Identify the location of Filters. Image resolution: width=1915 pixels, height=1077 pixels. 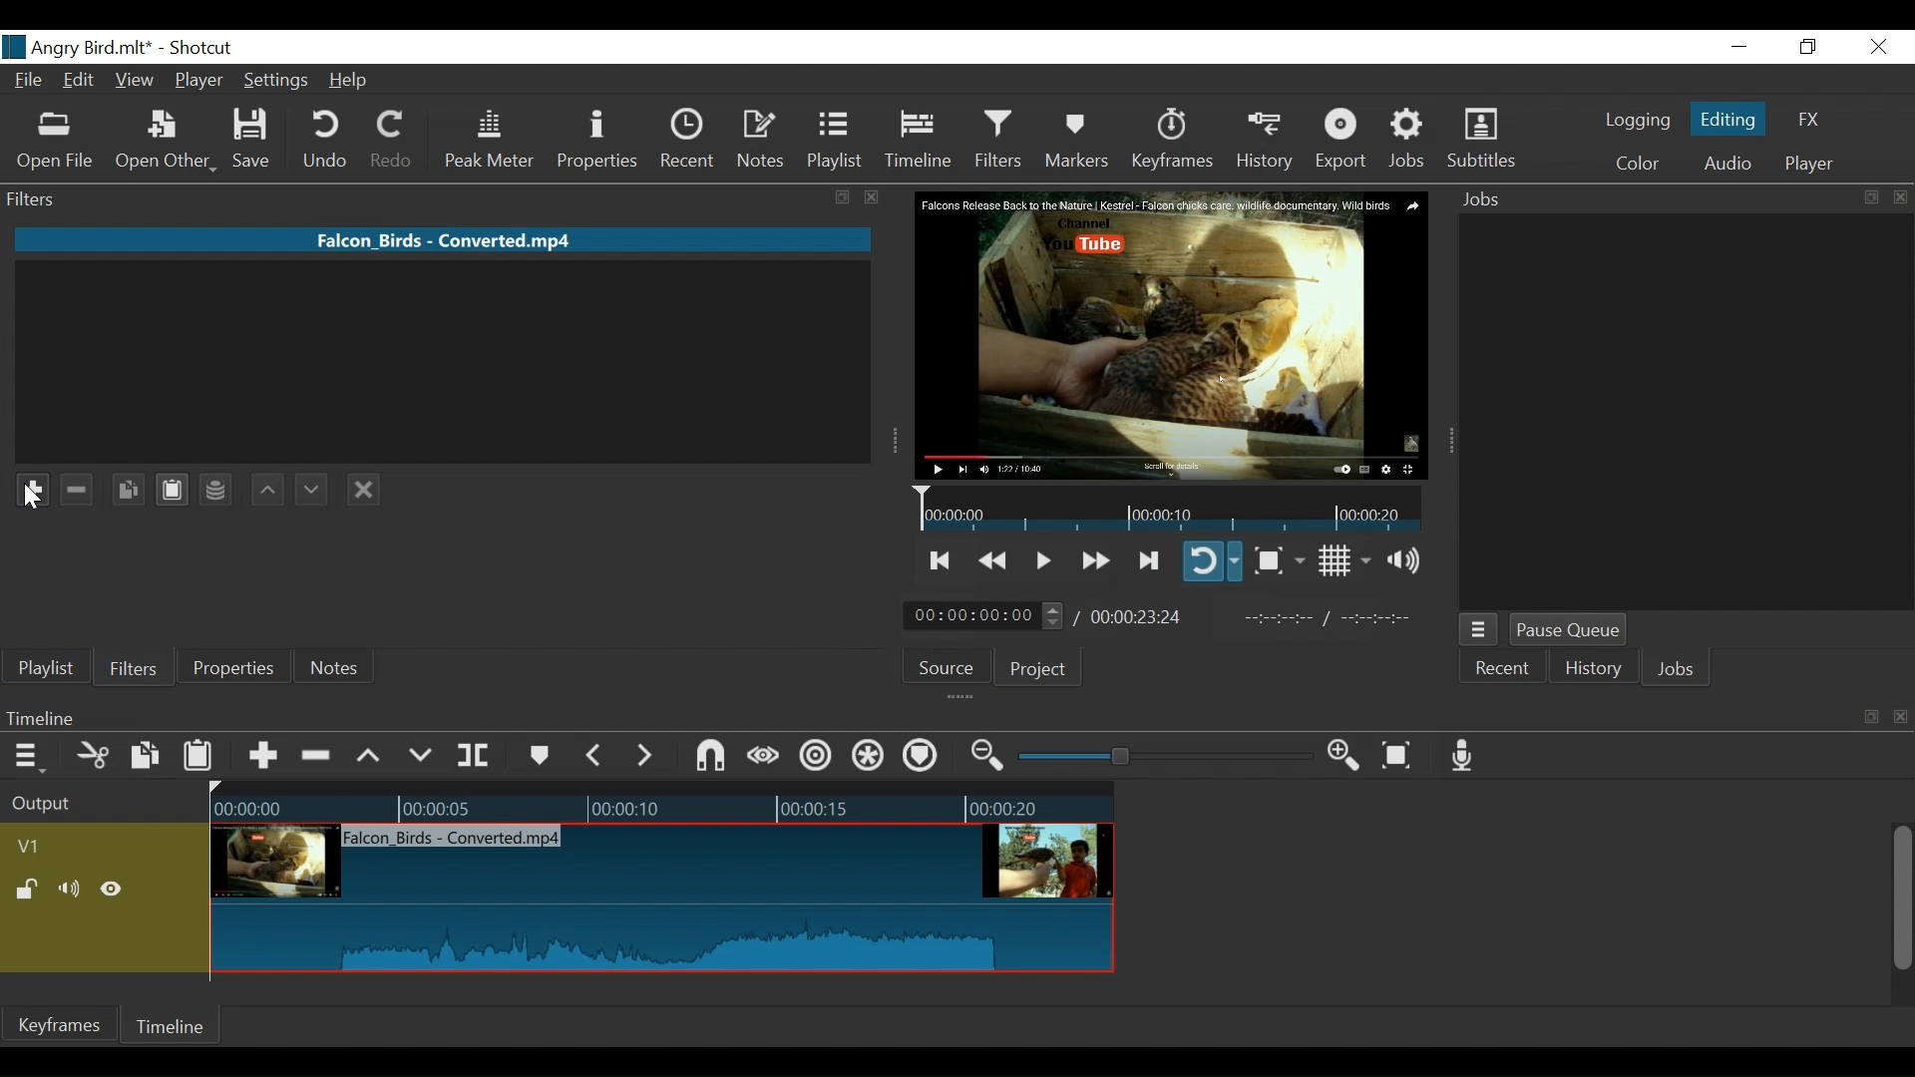
(131, 666).